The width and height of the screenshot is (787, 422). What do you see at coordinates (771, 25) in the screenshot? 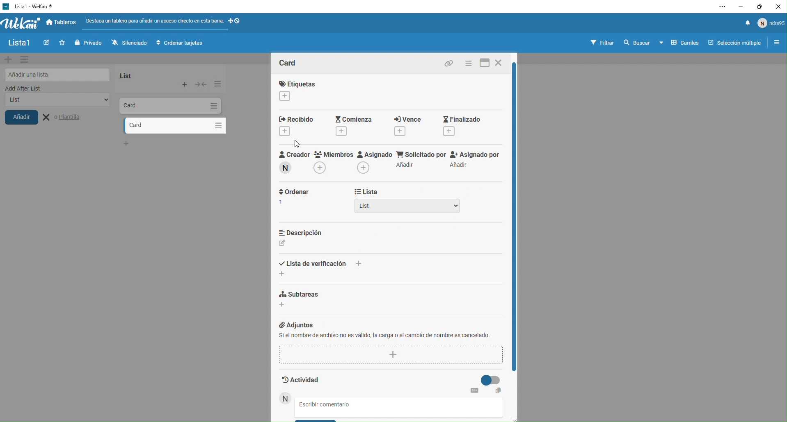
I see `usuario` at bounding box center [771, 25].